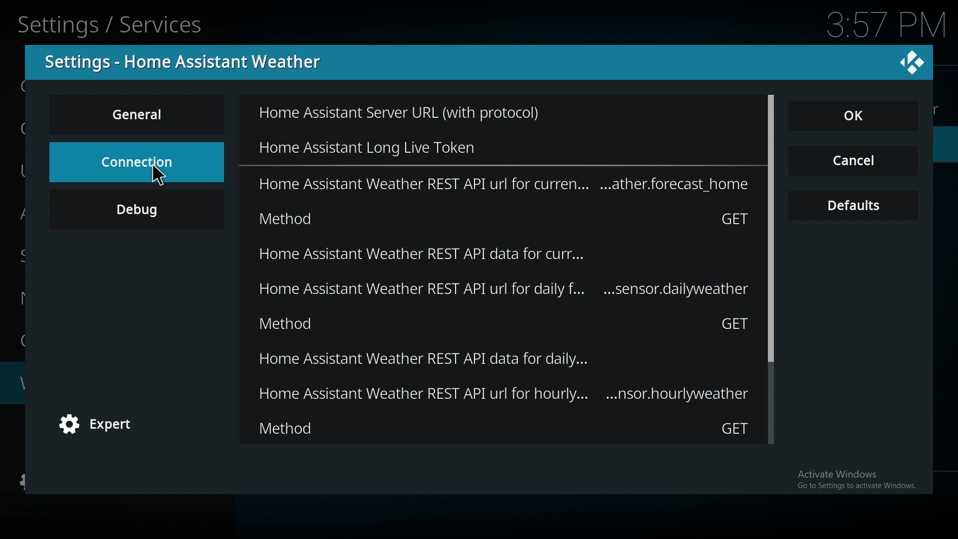 Image resolution: width=958 pixels, height=539 pixels. What do you see at coordinates (888, 25) in the screenshot?
I see `Time` at bounding box center [888, 25].